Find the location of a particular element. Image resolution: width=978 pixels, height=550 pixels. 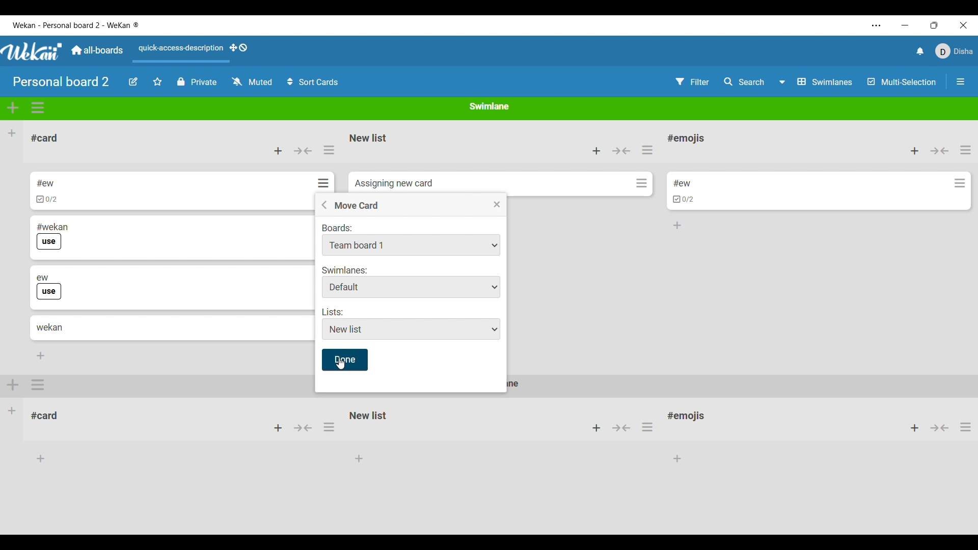

options is located at coordinates (330, 430).